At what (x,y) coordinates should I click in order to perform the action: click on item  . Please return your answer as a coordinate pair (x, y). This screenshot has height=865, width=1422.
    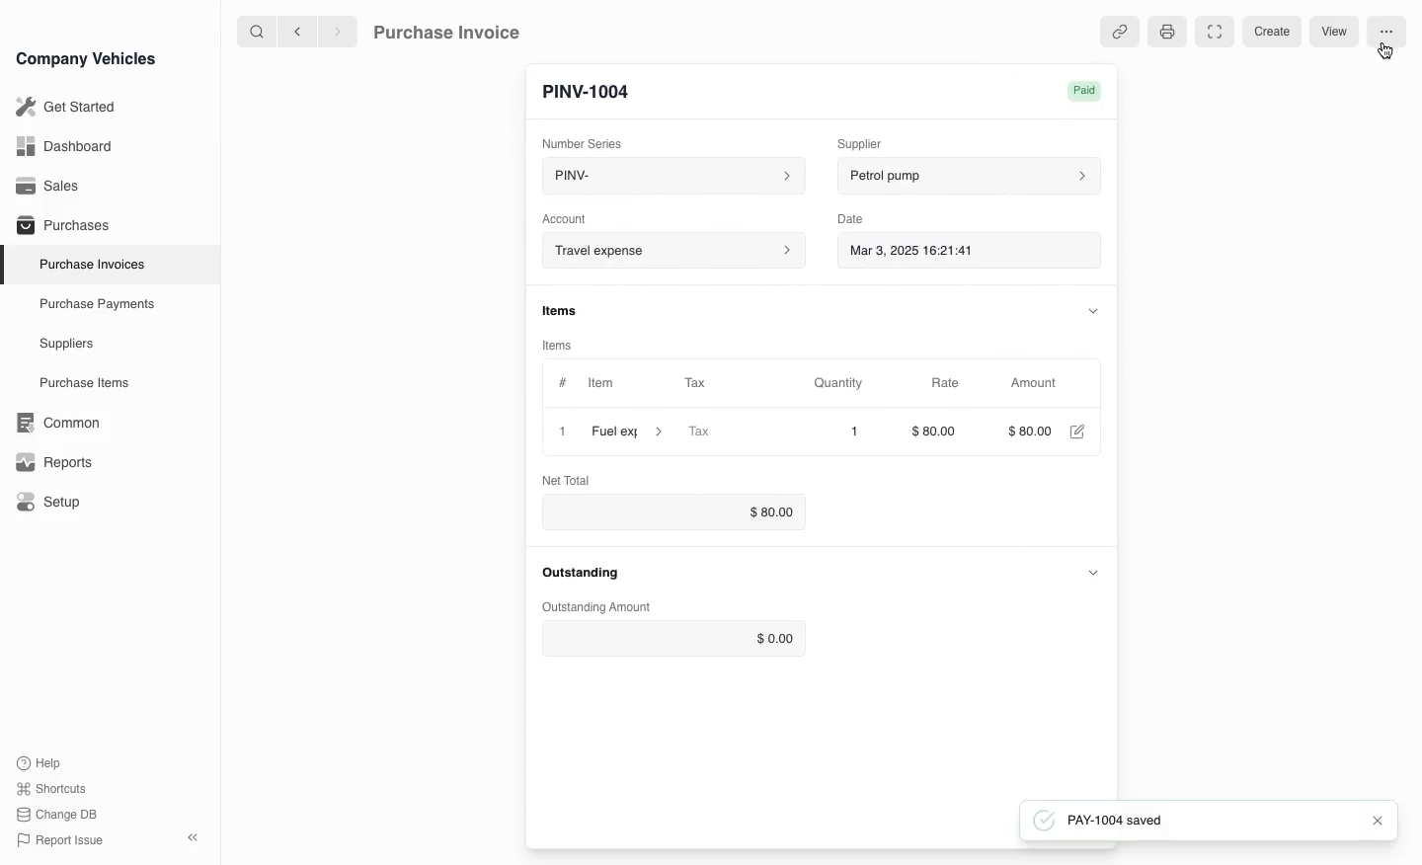
    Looking at the image, I should click on (624, 432).